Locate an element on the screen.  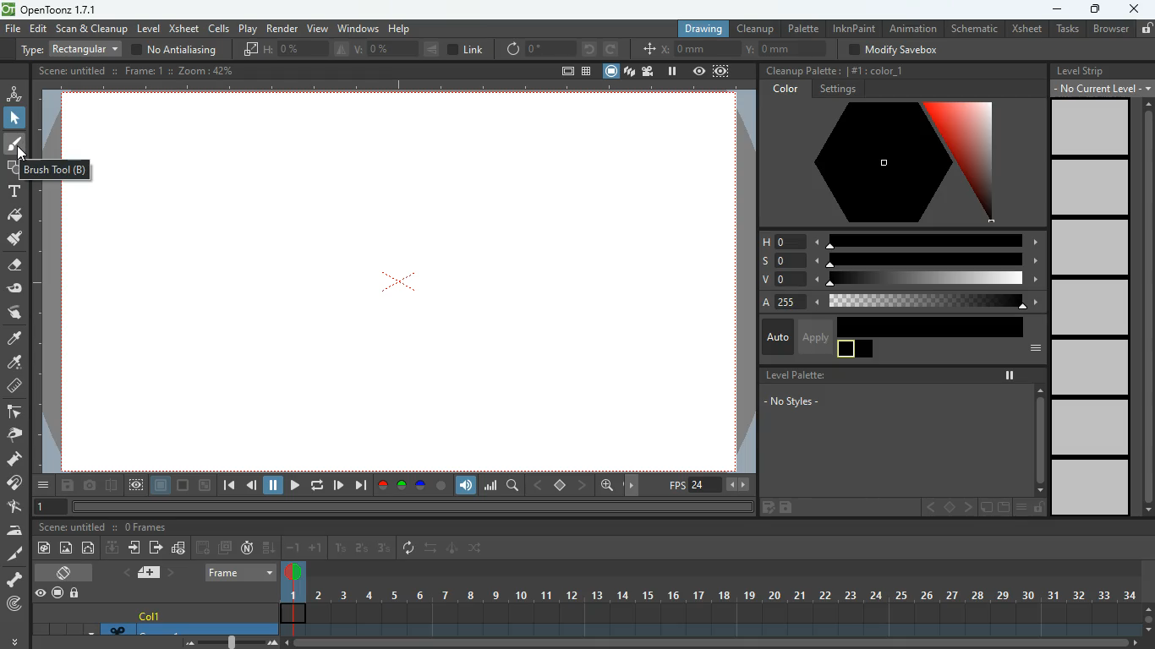
image is located at coordinates (233, 641).